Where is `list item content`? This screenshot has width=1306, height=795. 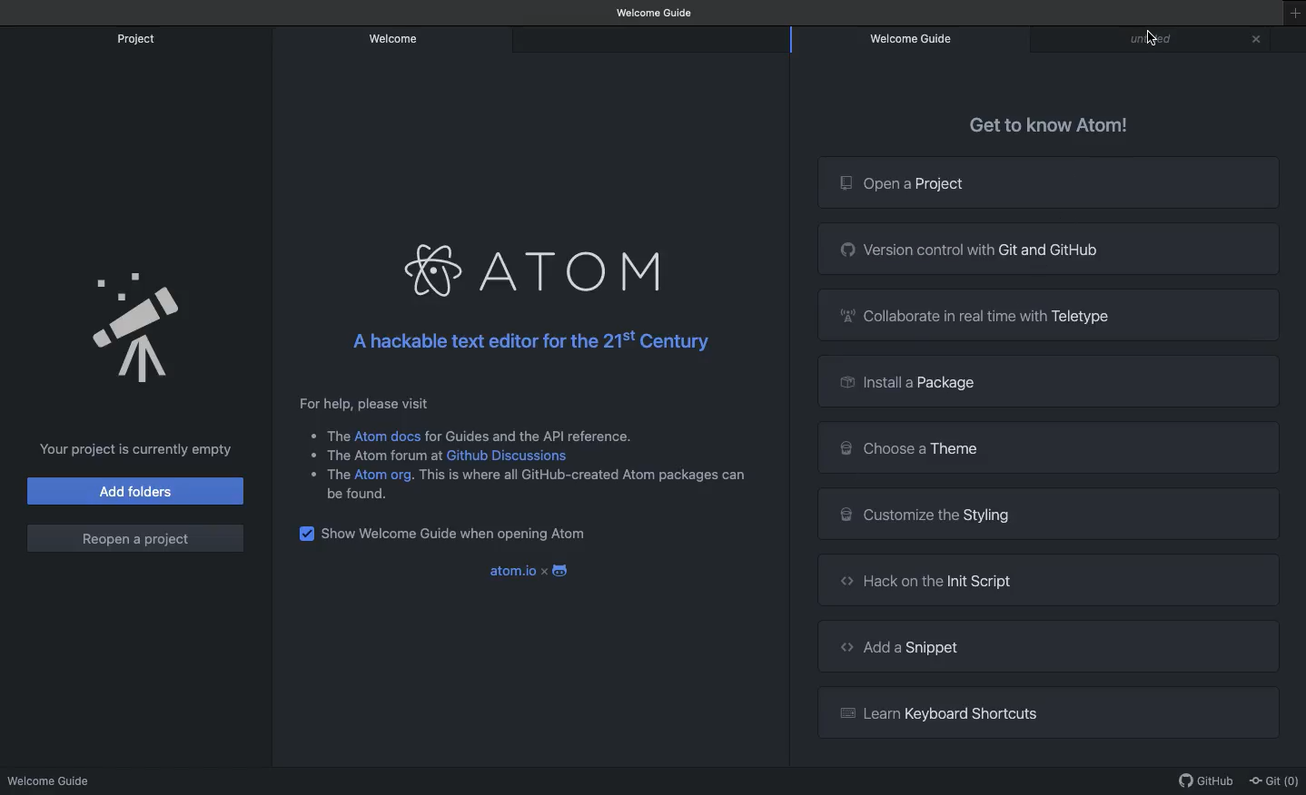 list item content is located at coordinates (583, 476).